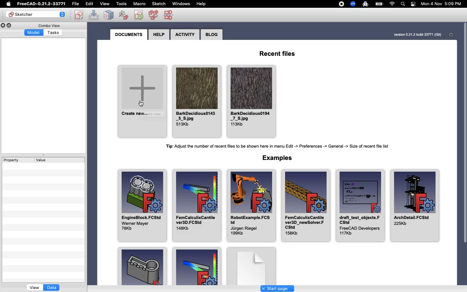 Image resolution: width=467 pixels, height=292 pixels. What do you see at coordinates (128, 35) in the screenshot?
I see `Documents` at bounding box center [128, 35].